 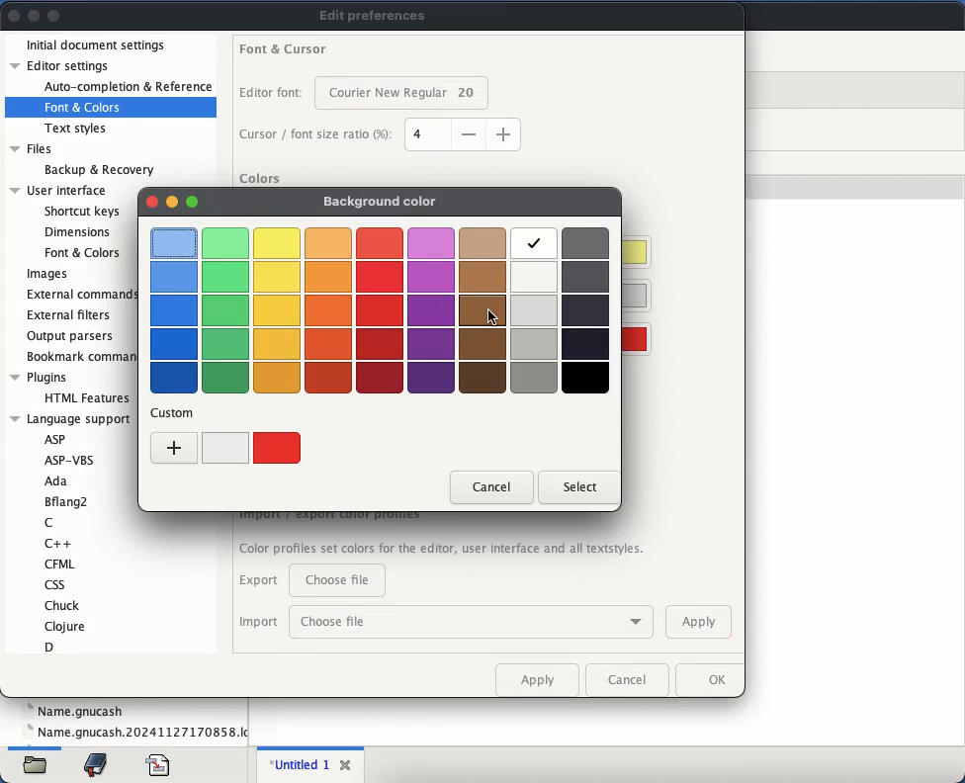 What do you see at coordinates (82, 359) in the screenshot?
I see `bookmark commands` at bounding box center [82, 359].